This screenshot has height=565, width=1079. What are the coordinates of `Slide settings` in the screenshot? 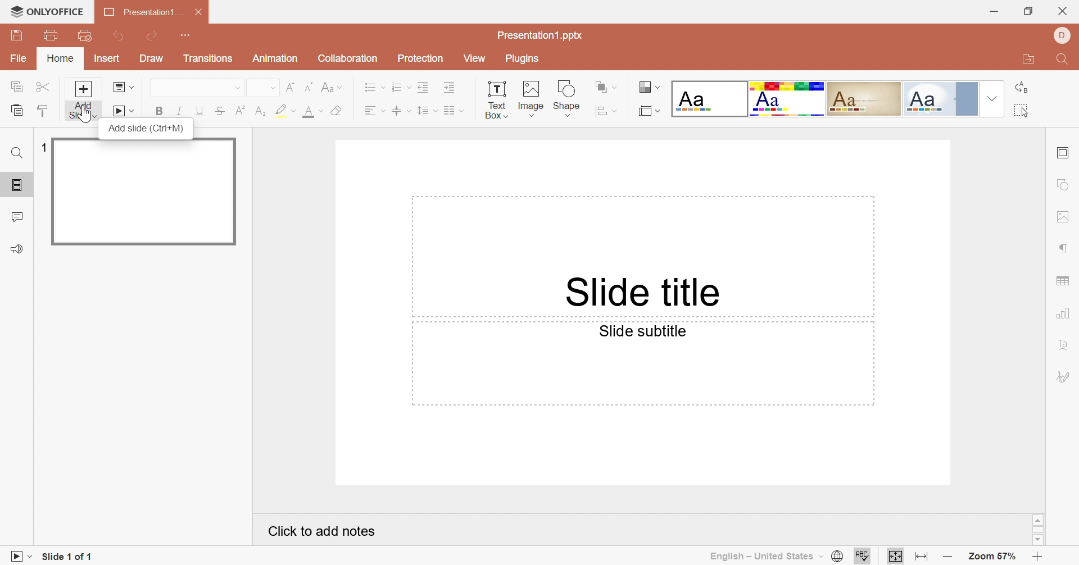 It's located at (1063, 152).